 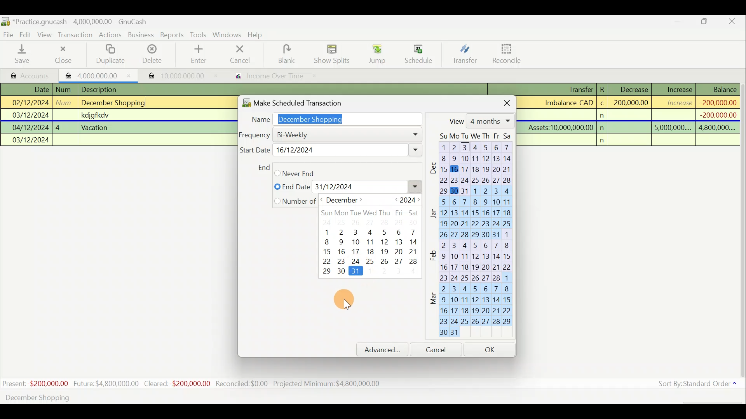 I want to click on Calendar, so click(x=474, y=237).